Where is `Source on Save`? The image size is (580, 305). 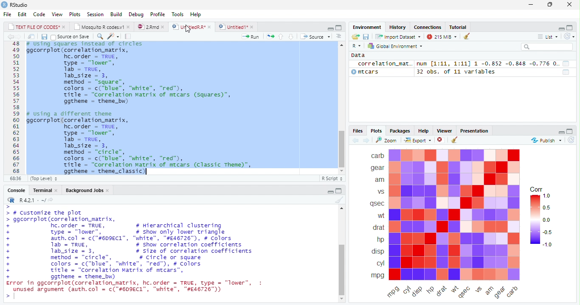 Source on Save is located at coordinates (71, 37).